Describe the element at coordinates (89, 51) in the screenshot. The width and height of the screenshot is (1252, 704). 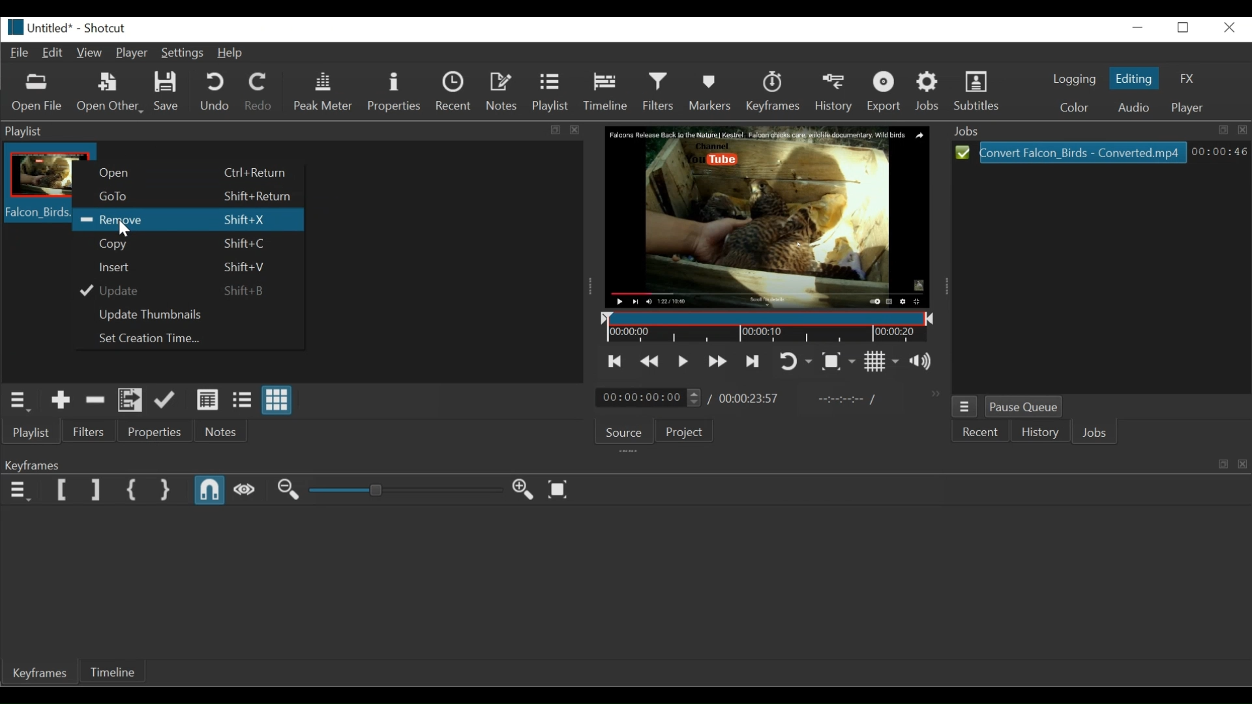
I see `View` at that location.